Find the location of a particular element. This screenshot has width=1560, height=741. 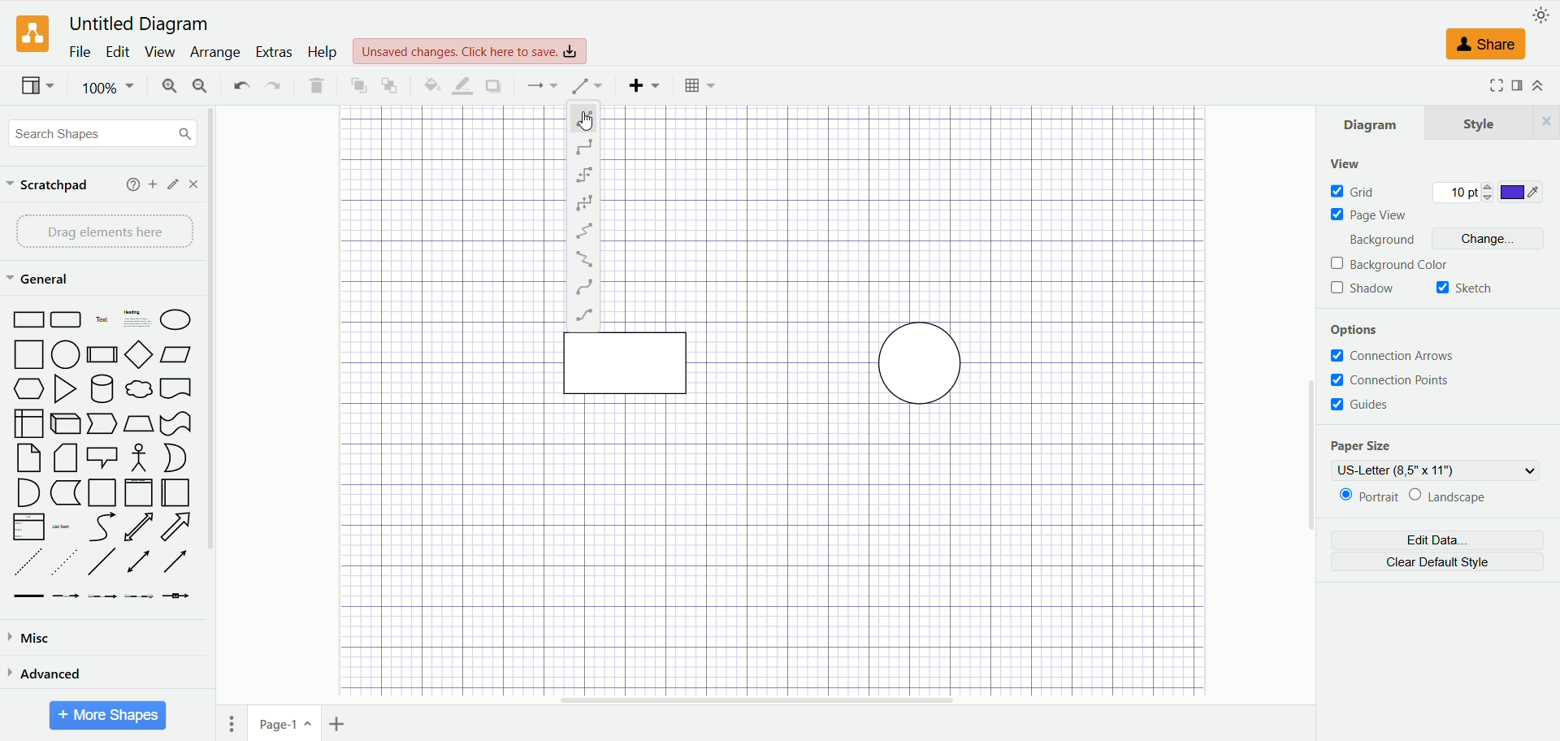

Ellipse is located at coordinates (175, 321).